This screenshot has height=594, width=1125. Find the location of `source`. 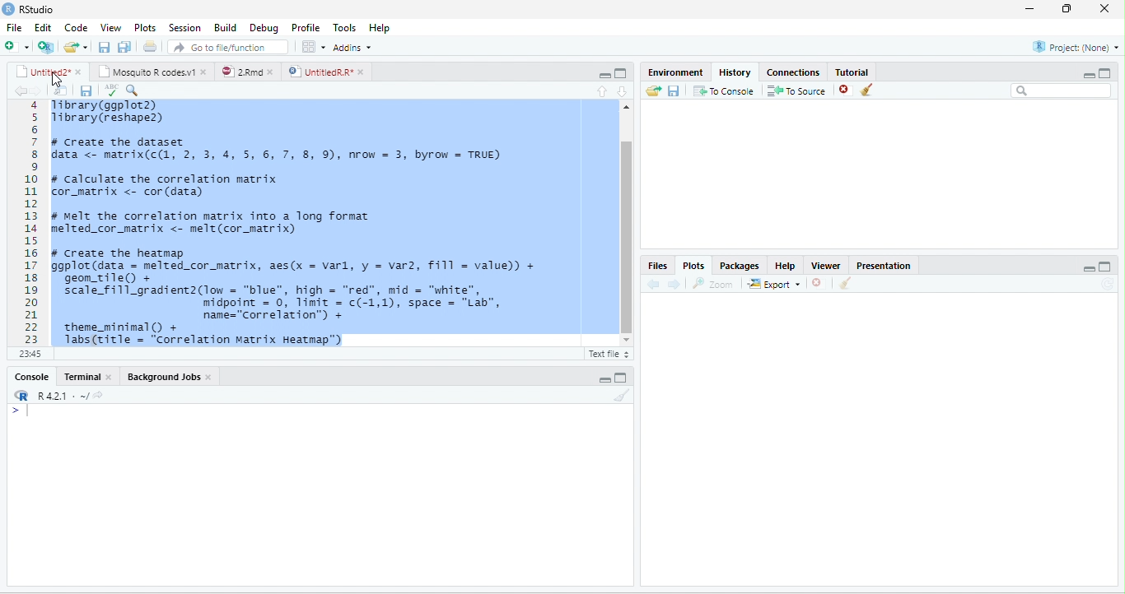

source is located at coordinates (596, 90).